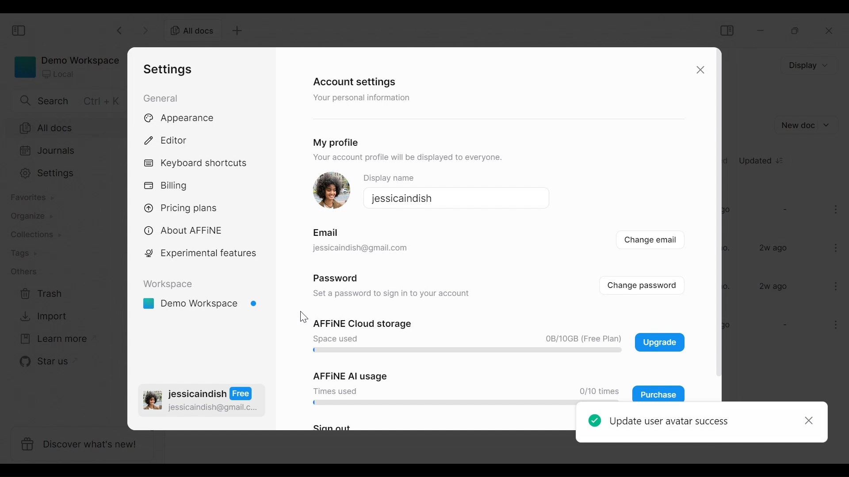 The height and width of the screenshot is (477, 849). I want to click on Appearance, so click(184, 118).